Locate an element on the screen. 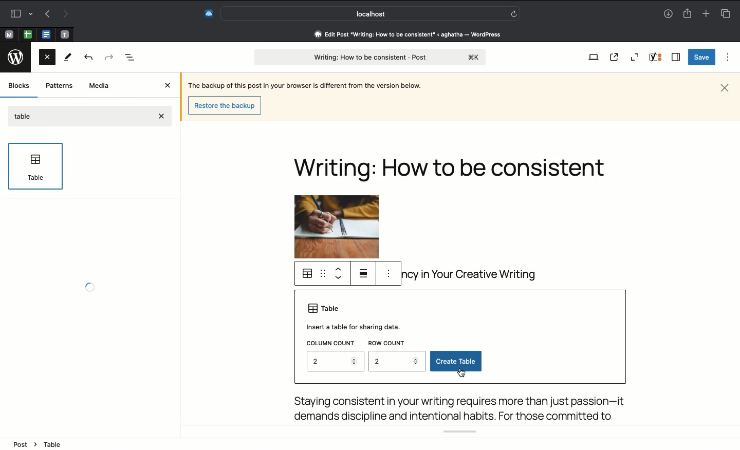  Table is located at coordinates (330, 310).